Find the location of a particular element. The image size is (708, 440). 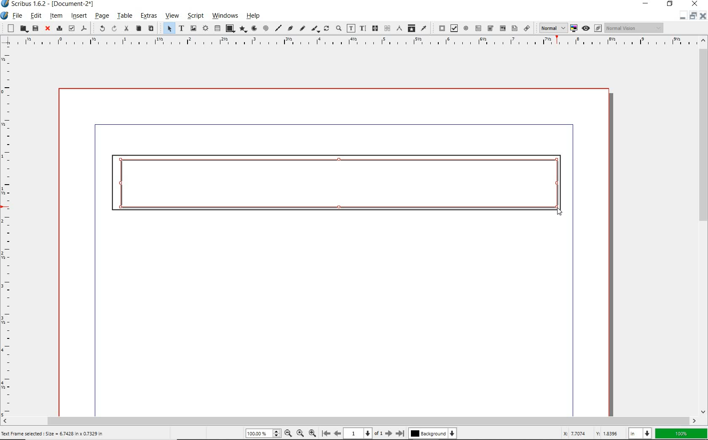

render frame is located at coordinates (205, 29).